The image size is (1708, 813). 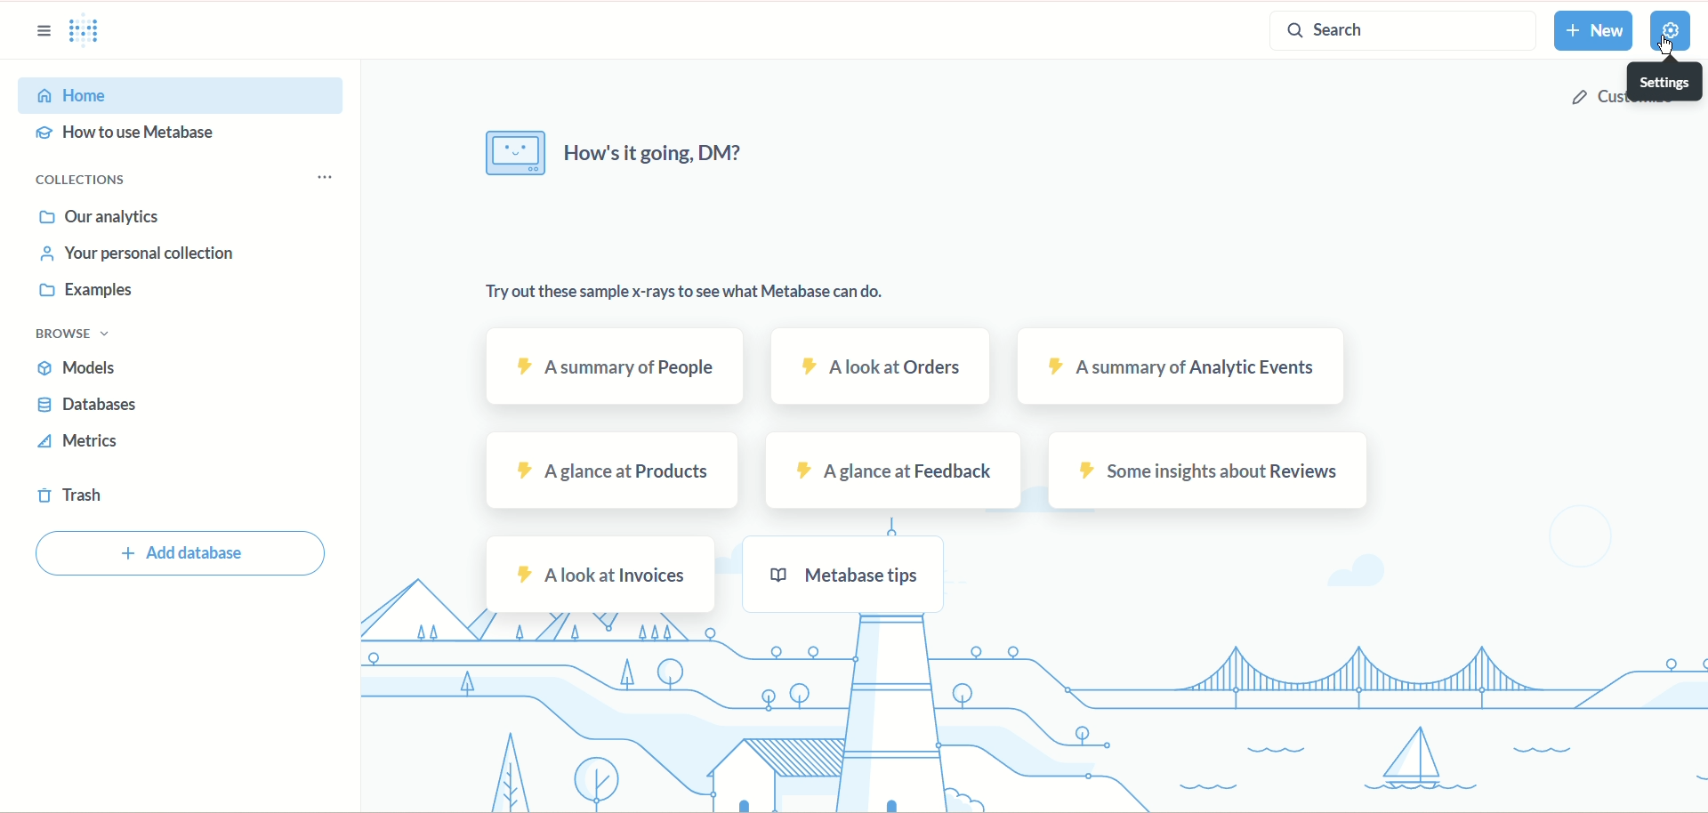 What do you see at coordinates (70, 493) in the screenshot?
I see `trash` at bounding box center [70, 493].